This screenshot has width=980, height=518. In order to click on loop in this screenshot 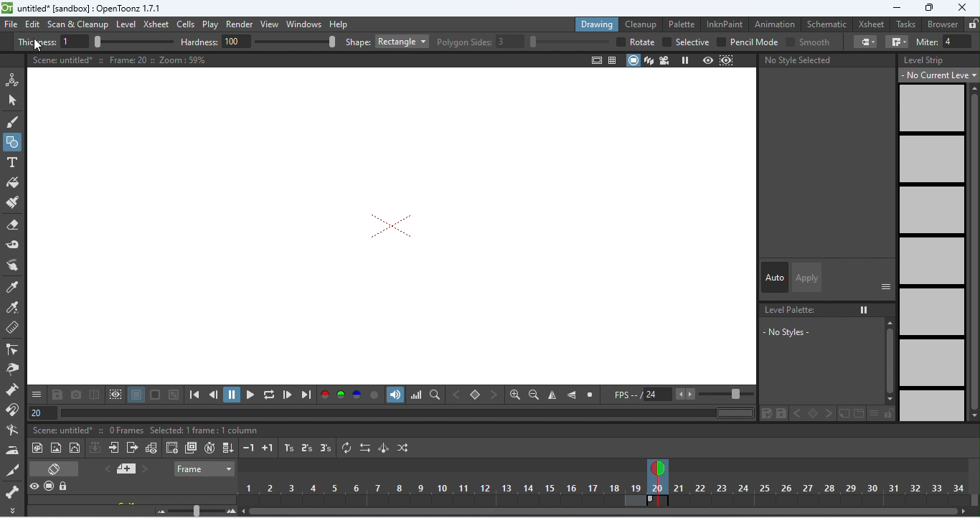, I will do `click(268, 394)`.